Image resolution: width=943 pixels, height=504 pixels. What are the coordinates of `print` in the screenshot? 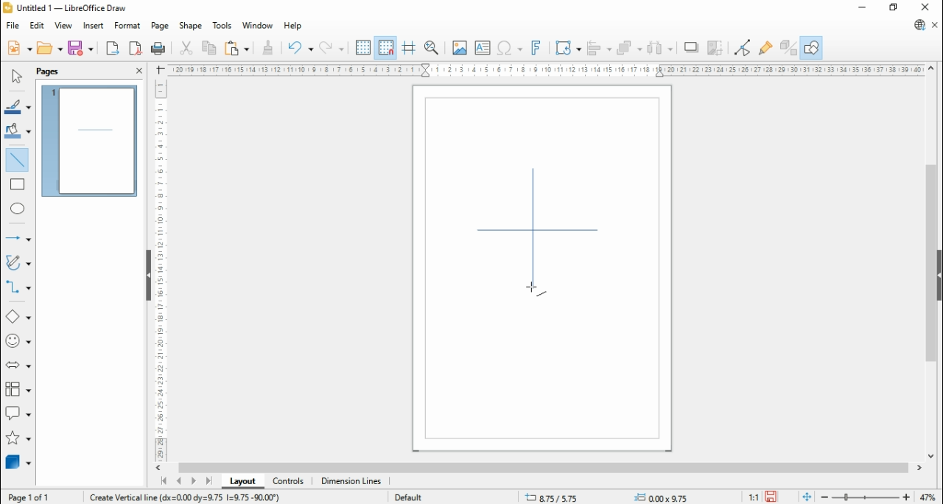 It's located at (161, 49).